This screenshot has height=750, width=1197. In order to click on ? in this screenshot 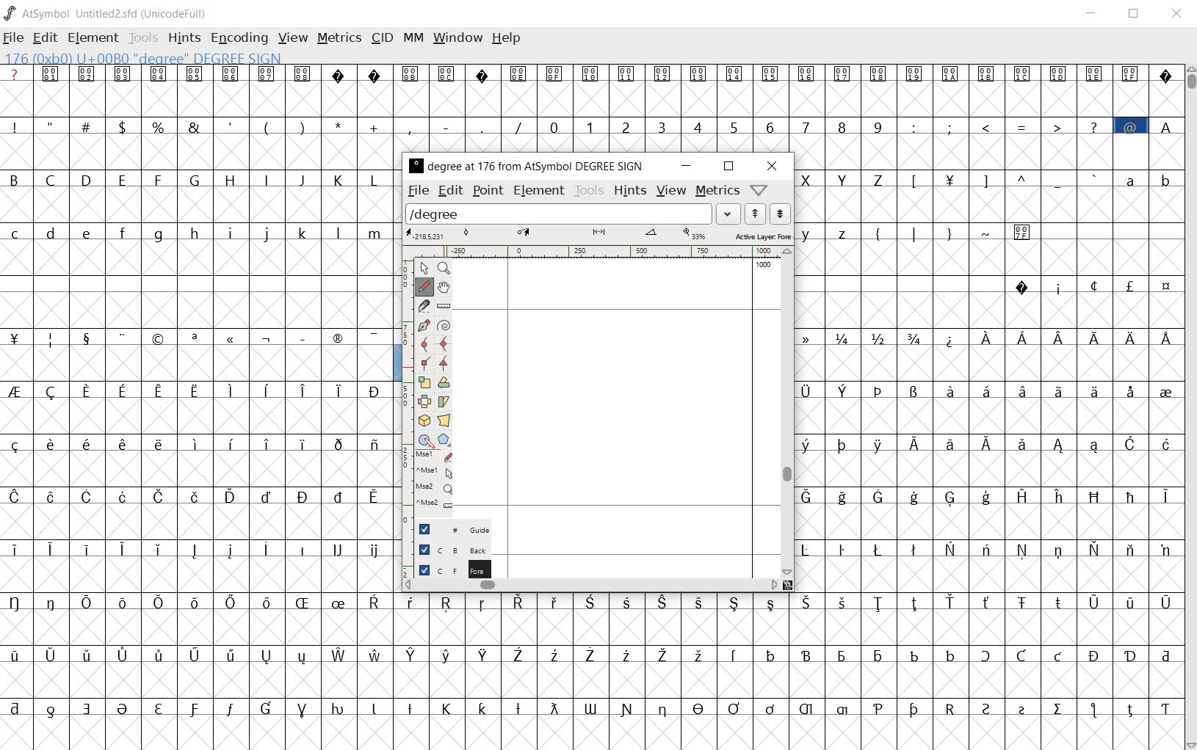, I will do `click(15, 74)`.